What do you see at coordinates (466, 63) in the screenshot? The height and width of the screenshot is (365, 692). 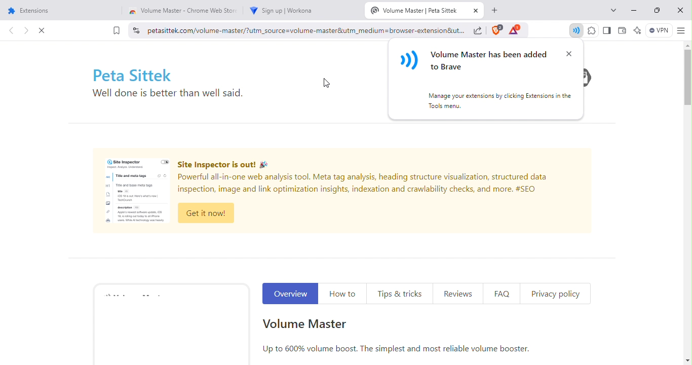 I see `Extension notification` at bounding box center [466, 63].